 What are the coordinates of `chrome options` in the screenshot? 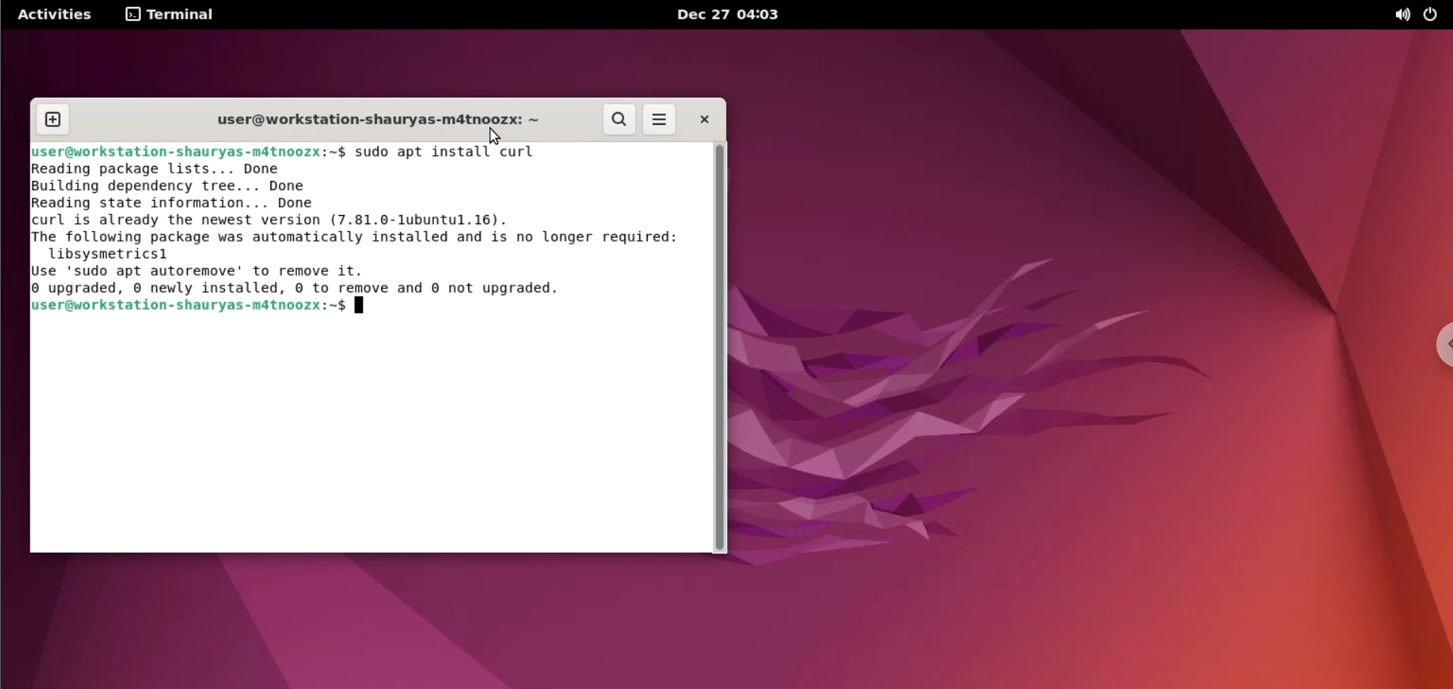 It's located at (1439, 346).